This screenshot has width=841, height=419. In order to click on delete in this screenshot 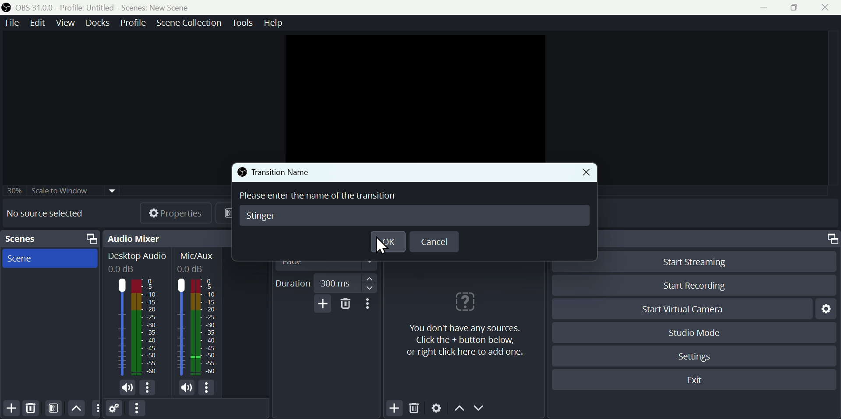, I will do `click(347, 303)`.